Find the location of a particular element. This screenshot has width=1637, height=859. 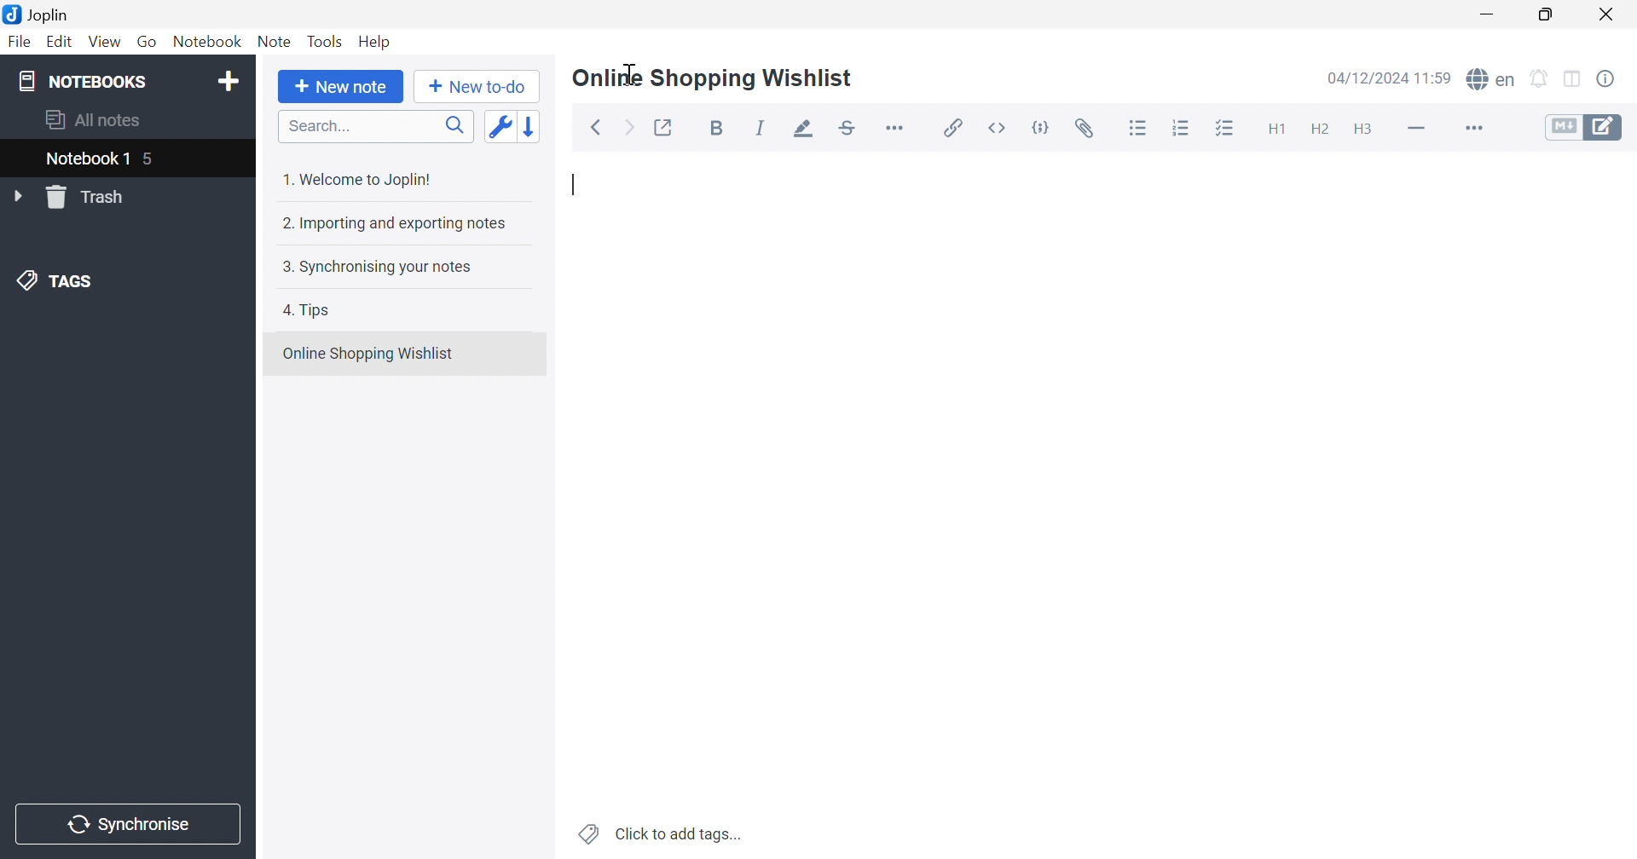

Notebook is located at coordinates (207, 41).